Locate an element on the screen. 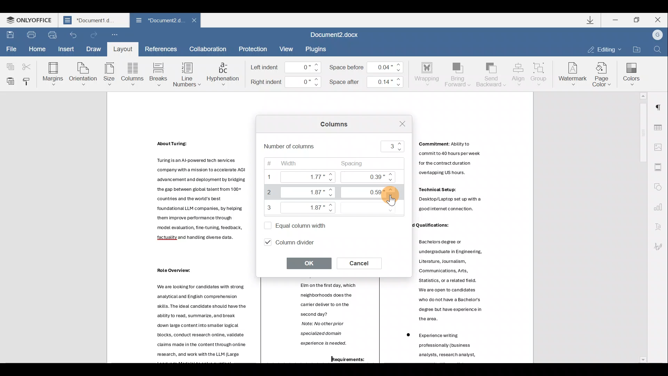 This screenshot has height=376, width=668. Equal column width is located at coordinates (292, 224).